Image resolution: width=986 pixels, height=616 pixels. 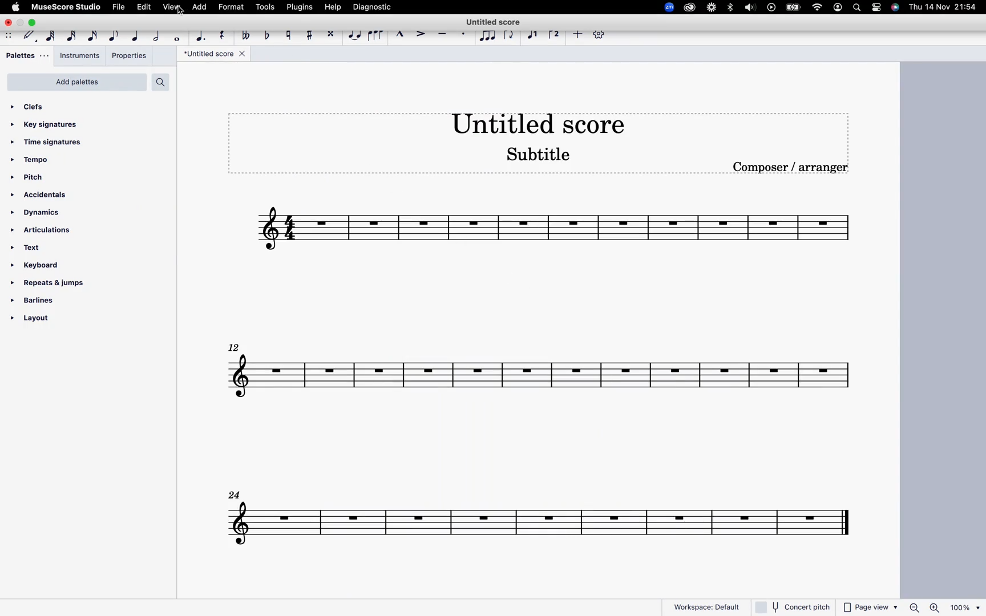 I want to click on dynamics, so click(x=37, y=211).